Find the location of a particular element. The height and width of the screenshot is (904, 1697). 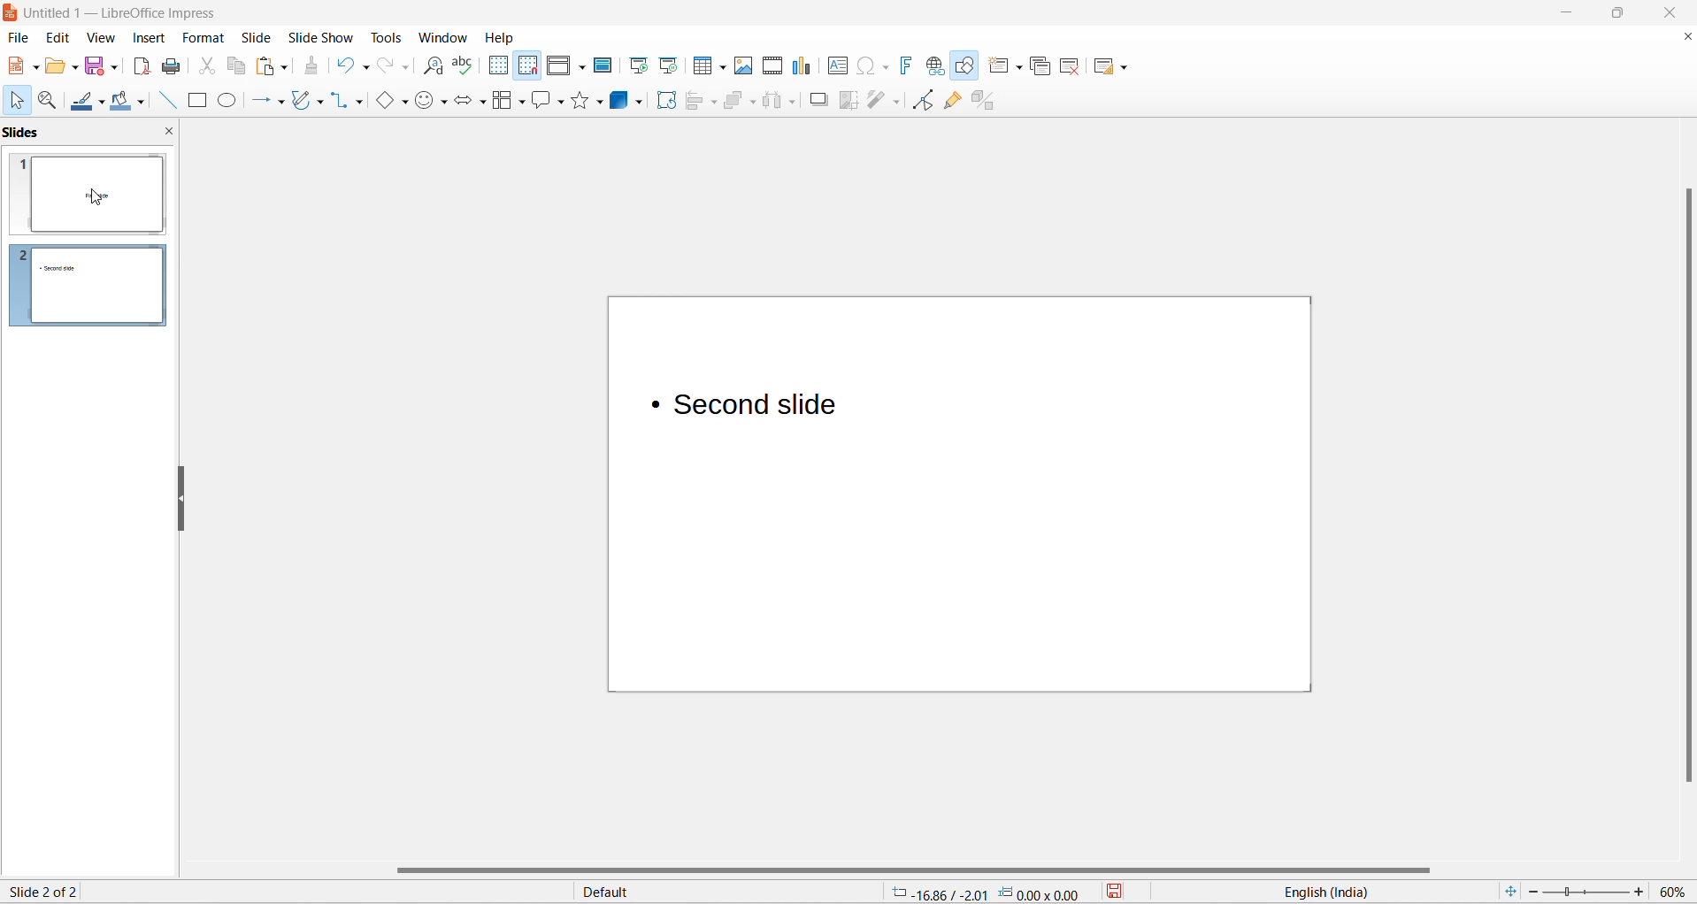

toggle point edit mode is located at coordinates (874, 99).